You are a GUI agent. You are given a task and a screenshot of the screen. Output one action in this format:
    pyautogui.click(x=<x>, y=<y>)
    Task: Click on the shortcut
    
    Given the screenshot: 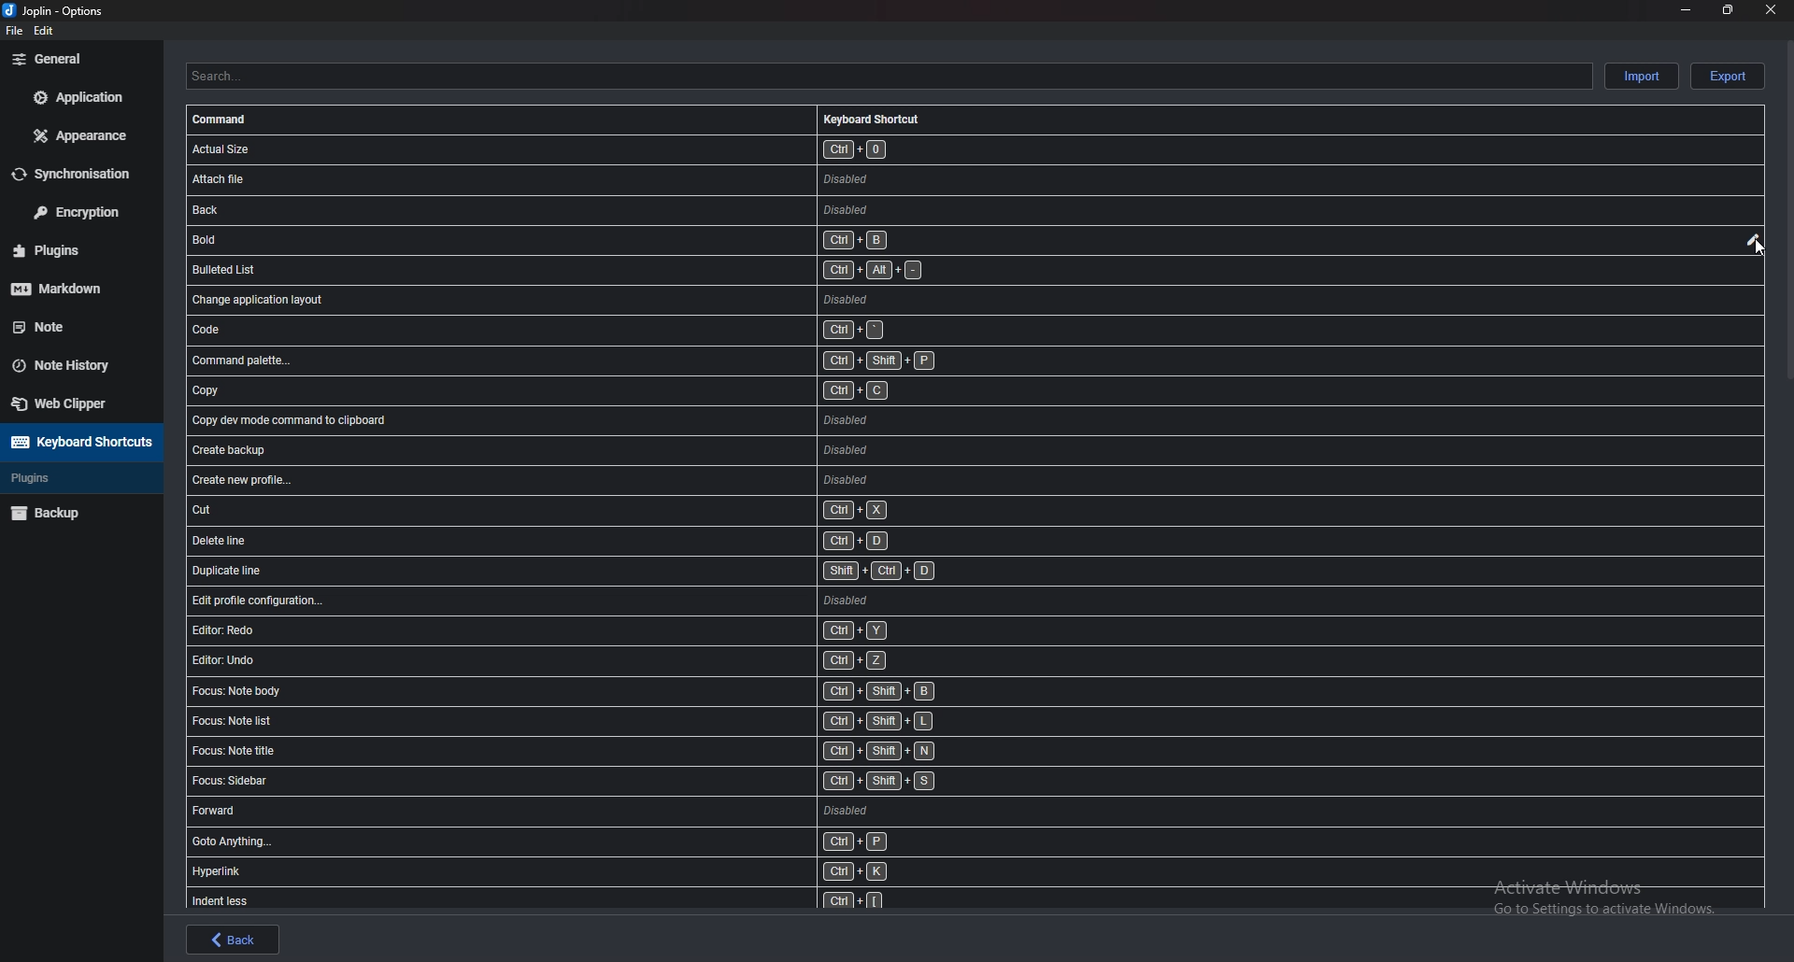 What is the action you would take?
    pyautogui.click(x=558, y=241)
    